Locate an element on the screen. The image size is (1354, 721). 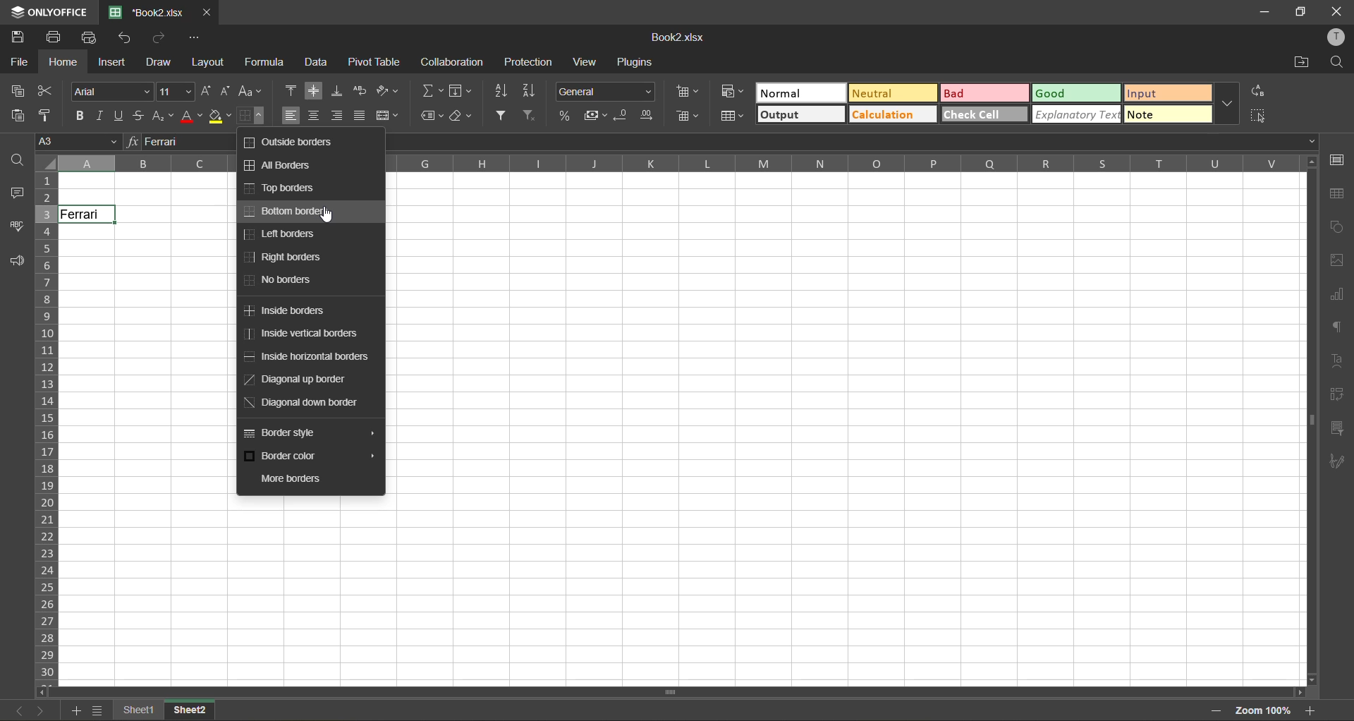
Scrollbar  is located at coordinates (673, 690).